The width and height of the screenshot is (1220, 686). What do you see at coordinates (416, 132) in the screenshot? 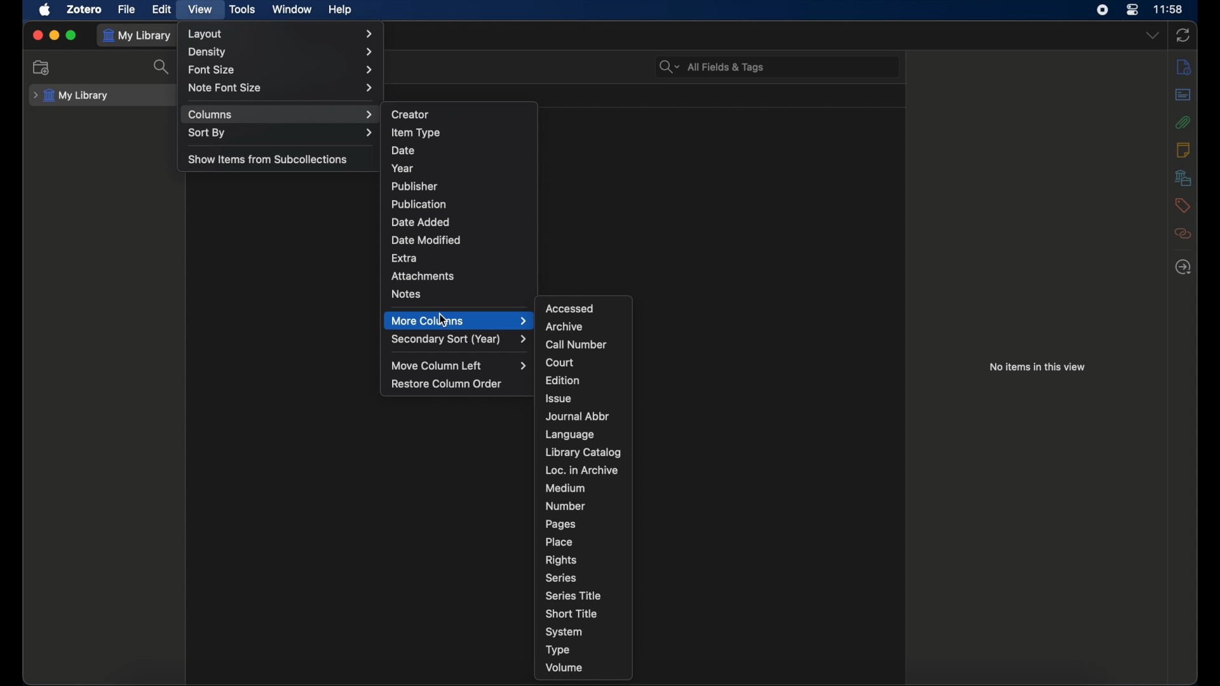
I see `item type` at bounding box center [416, 132].